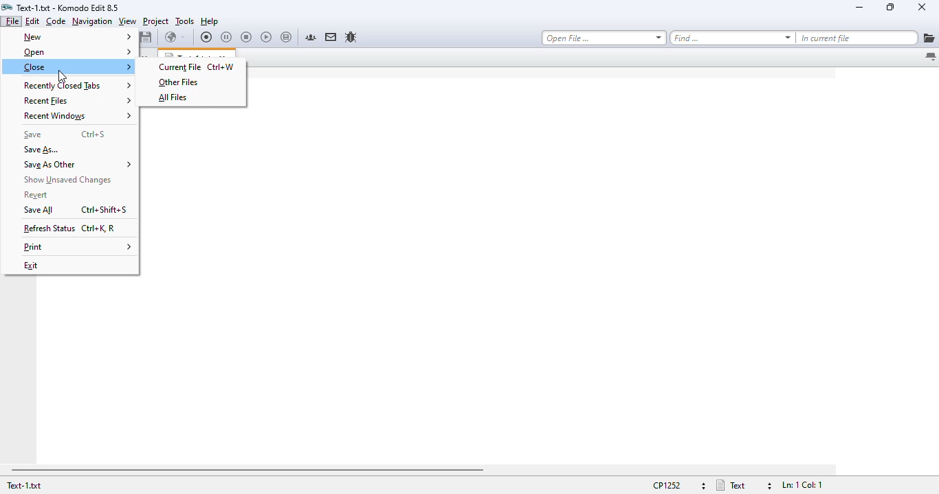 The width and height of the screenshot is (939, 494). I want to click on file encoding, so click(677, 485).